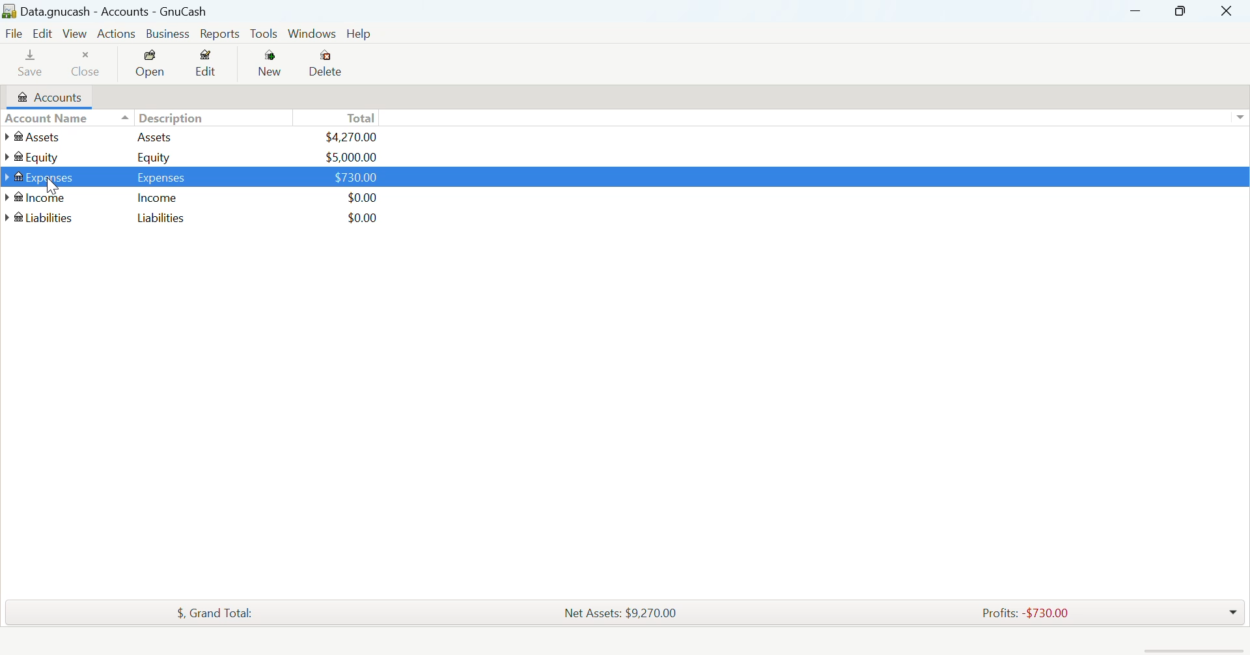 Image resolution: width=1250 pixels, height=655 pixels. I want to click on Cursor on Expenses Account, so click(196, 177).